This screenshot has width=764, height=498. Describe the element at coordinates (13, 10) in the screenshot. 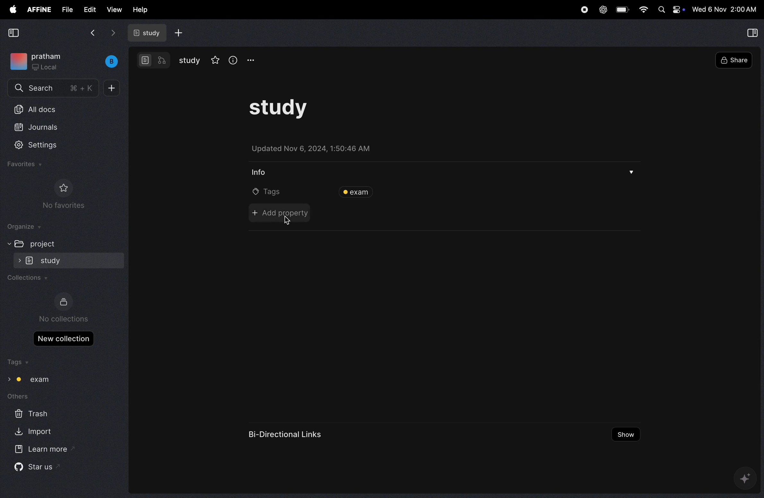

I see `apple menu` at that location.